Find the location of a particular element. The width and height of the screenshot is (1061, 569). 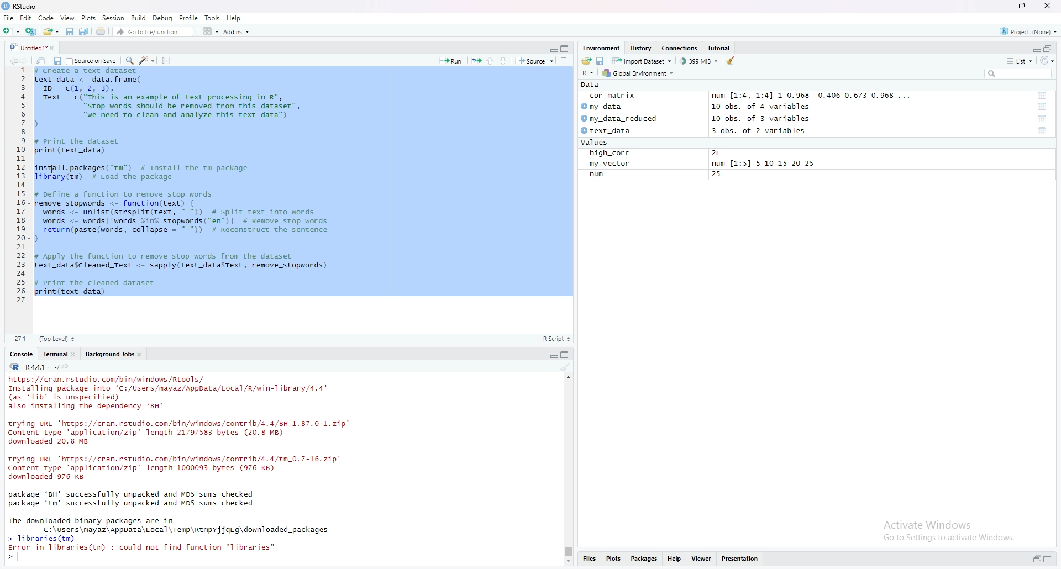

clear console is located at coordinates (566, 367).